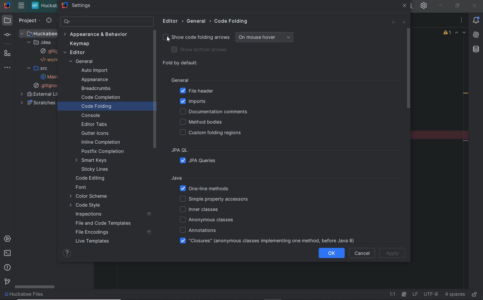  What do you see at coordinates (108, 22) in the screenshot?
I see `search settings` at bounding box center [108, 22].